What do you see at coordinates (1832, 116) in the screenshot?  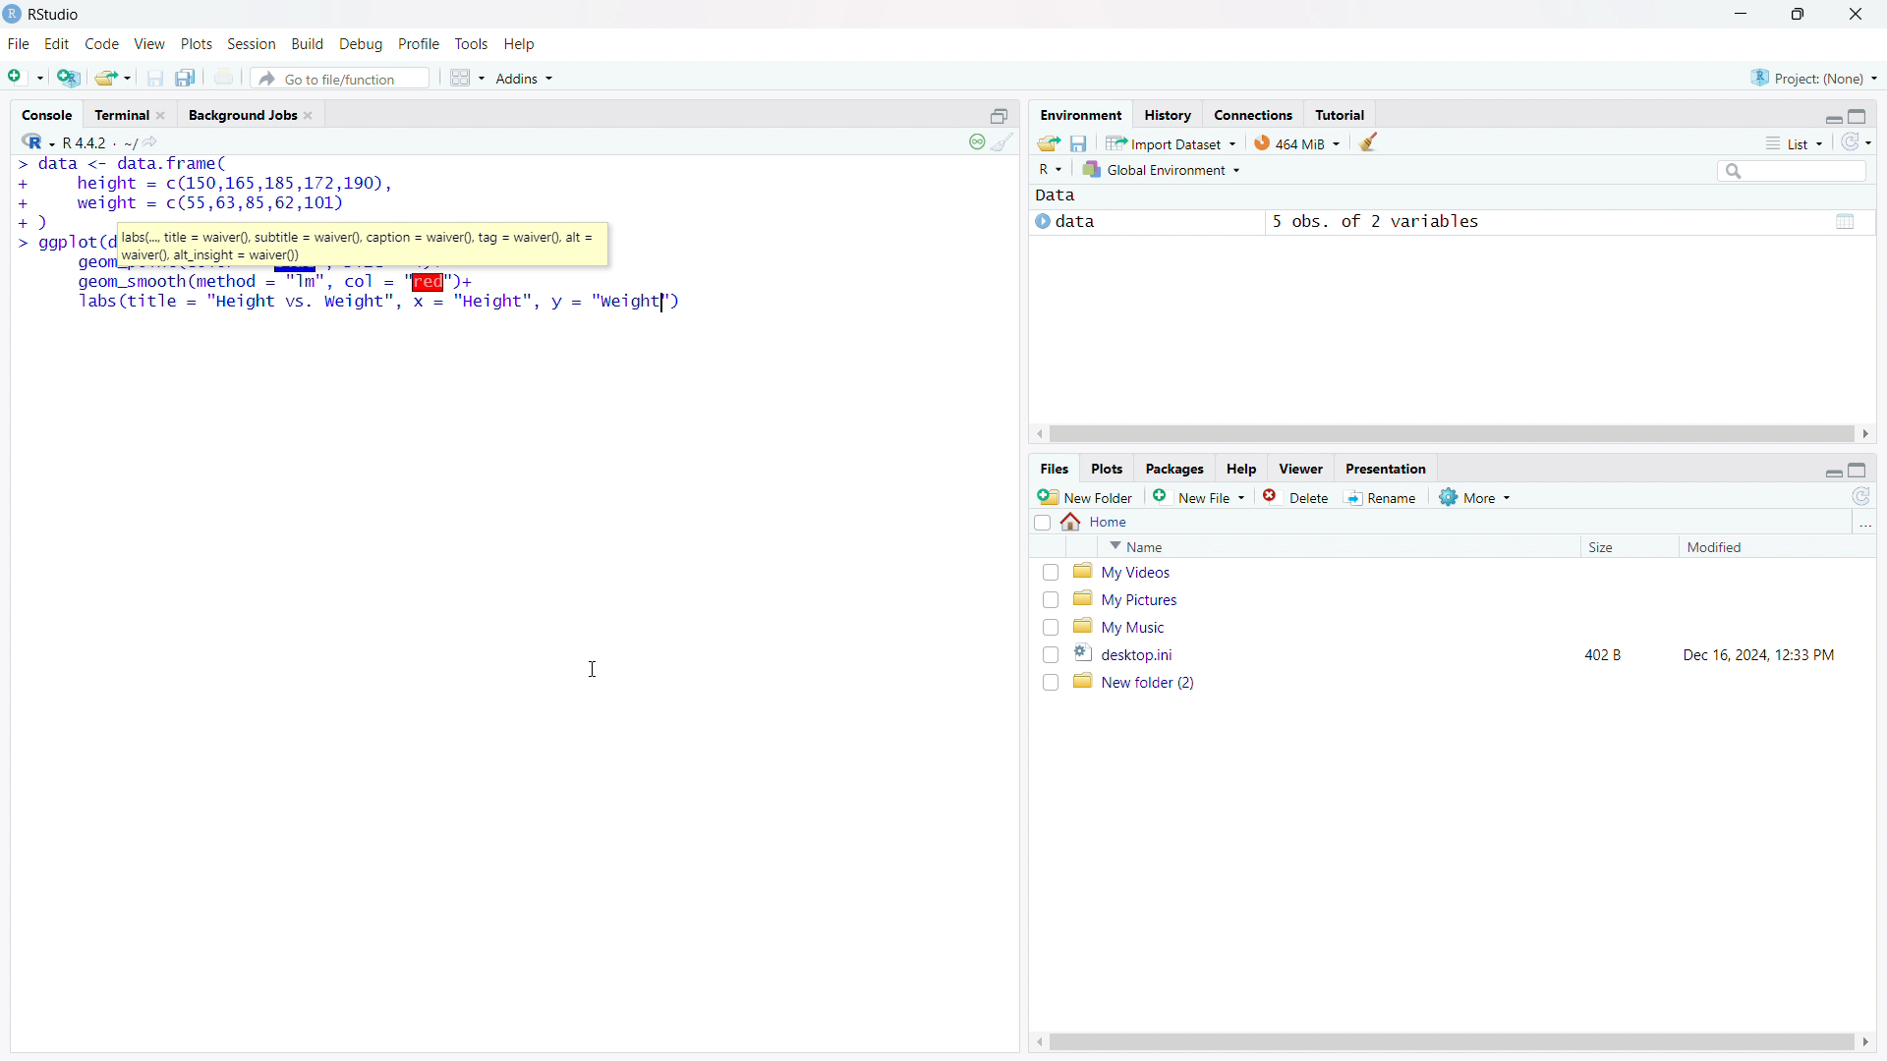 I see `minimize pane` at bounding box center [1832, 116].